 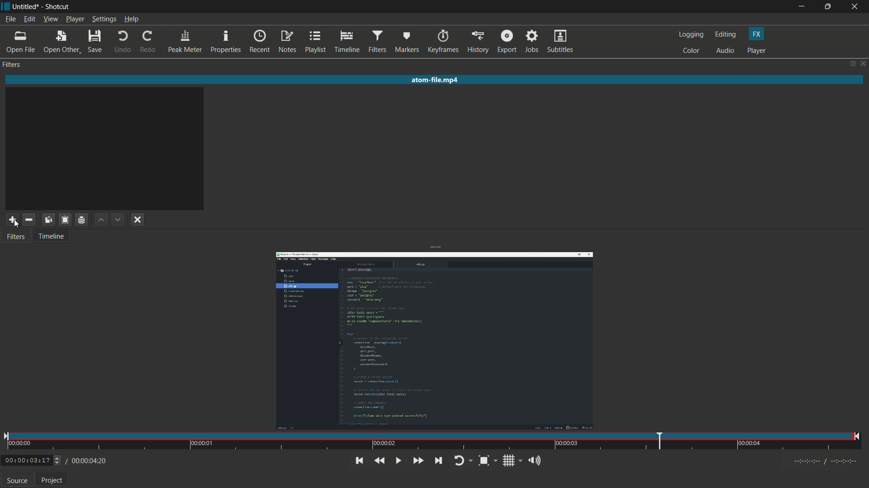 I want to click on skip to next point, so click(x=438, y=461).